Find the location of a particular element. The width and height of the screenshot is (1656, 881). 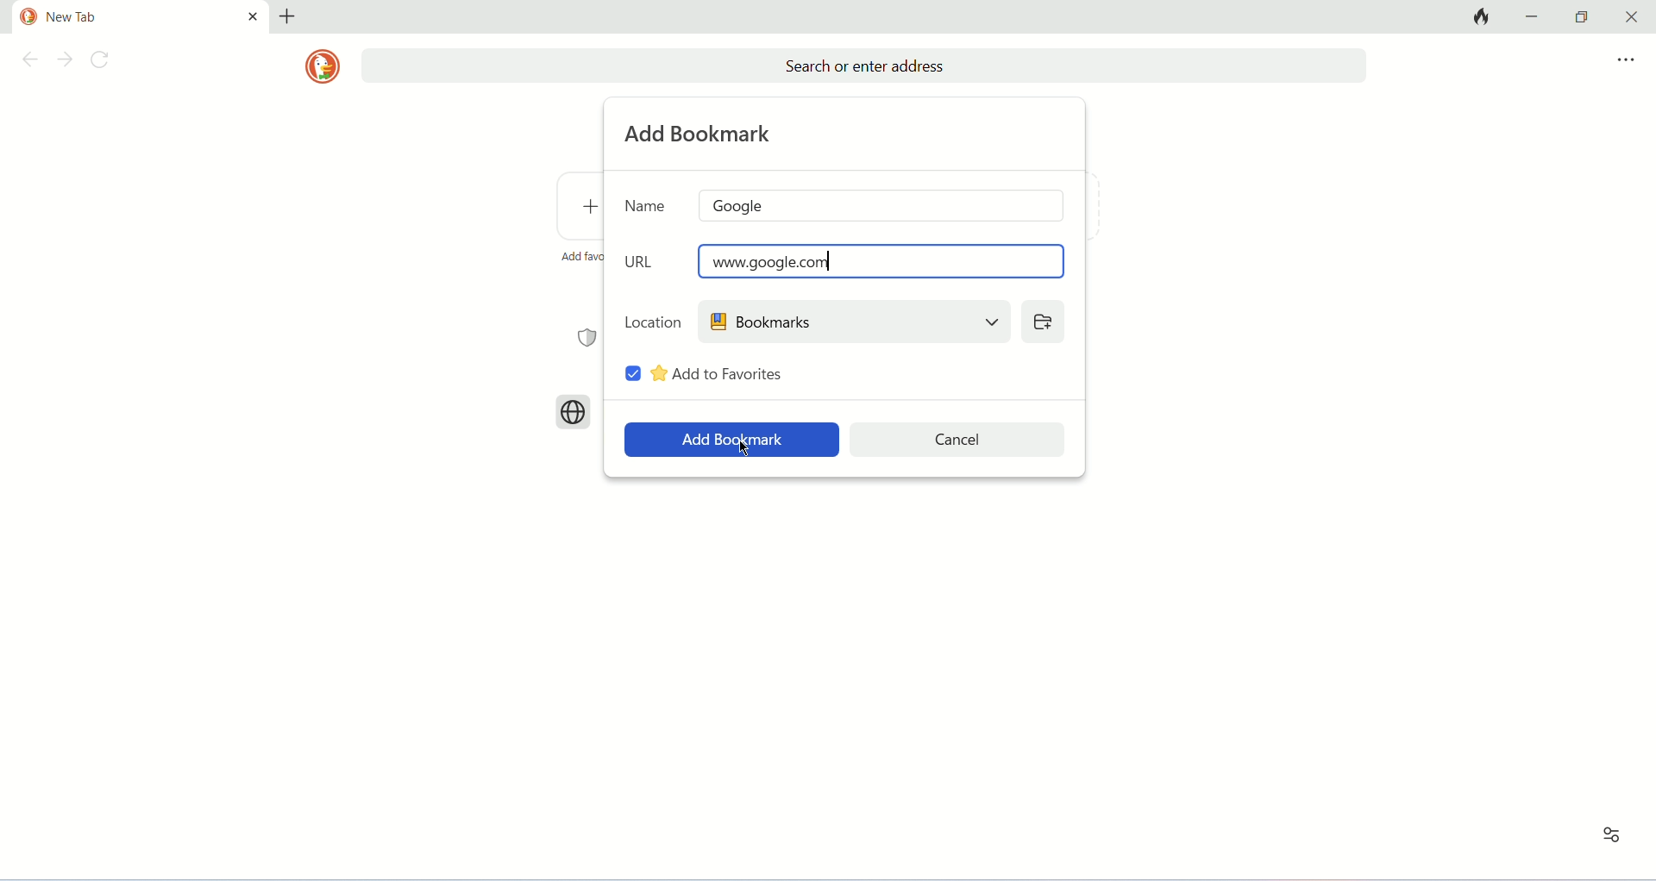

bookmarks is located at coordinates (853, 321).